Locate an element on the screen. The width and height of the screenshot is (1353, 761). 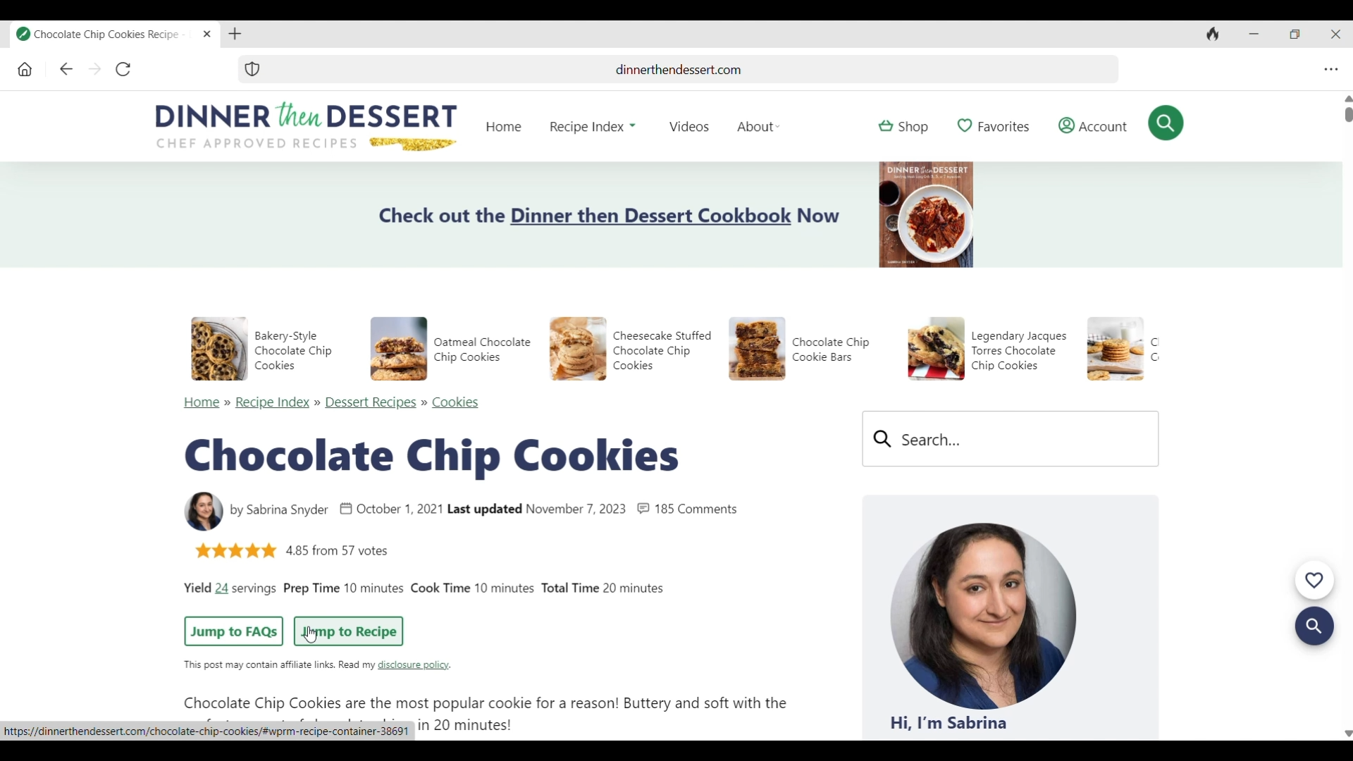
Browser settings is located at coordinates (1328, 70).